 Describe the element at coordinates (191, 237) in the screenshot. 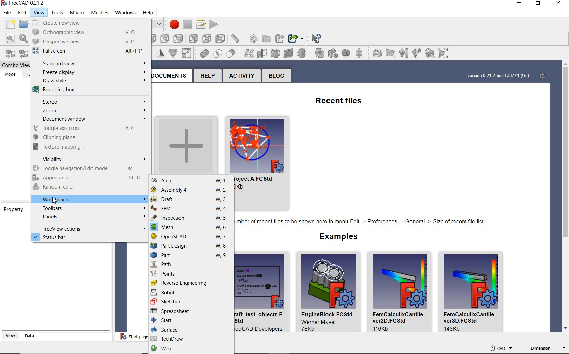

I see `openscad` at that location.